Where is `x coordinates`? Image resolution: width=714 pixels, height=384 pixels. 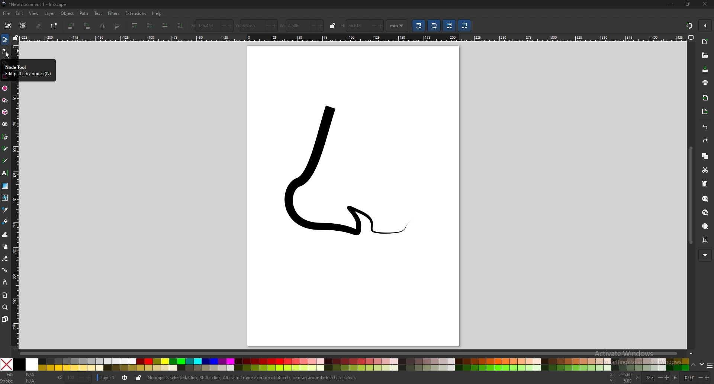 x coordinates is located at coordinates (211, 25).